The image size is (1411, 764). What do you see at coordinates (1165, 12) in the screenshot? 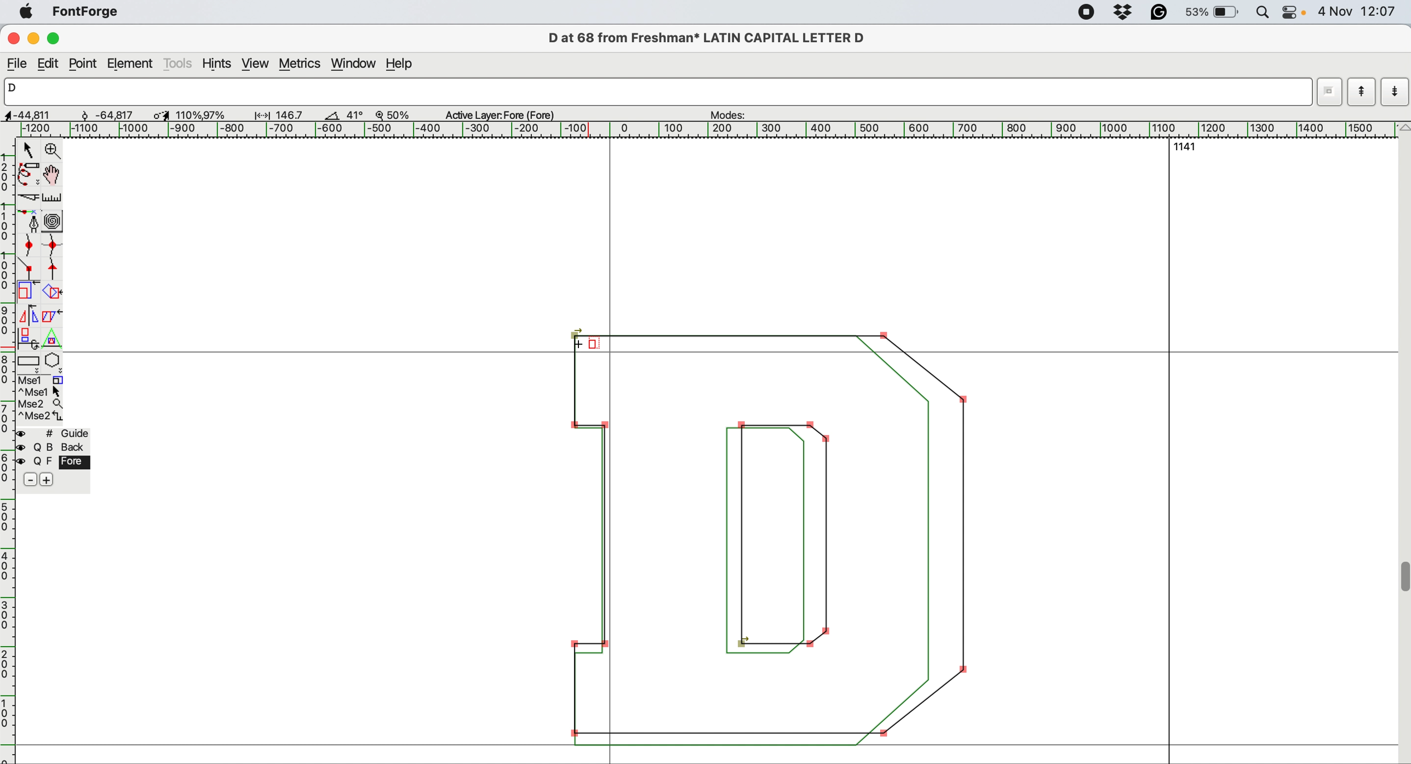
I see `grammarly` at bounding box center [1165, 12].